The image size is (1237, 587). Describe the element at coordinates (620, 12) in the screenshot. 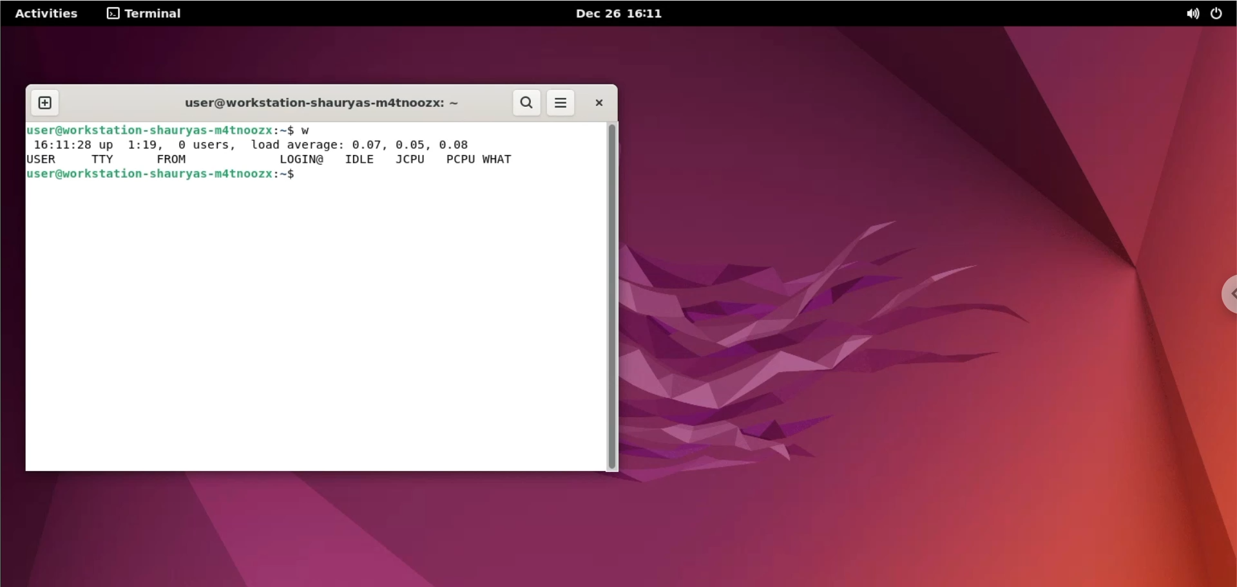

I see `date and time` at that location.